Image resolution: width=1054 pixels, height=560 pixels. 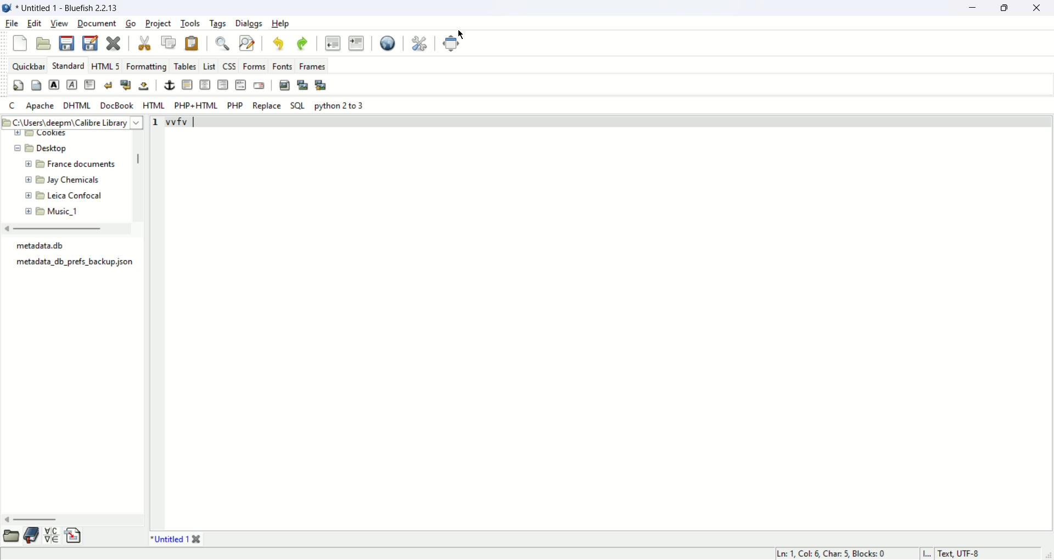 I want to click on apache, so click(x=41, y=107).